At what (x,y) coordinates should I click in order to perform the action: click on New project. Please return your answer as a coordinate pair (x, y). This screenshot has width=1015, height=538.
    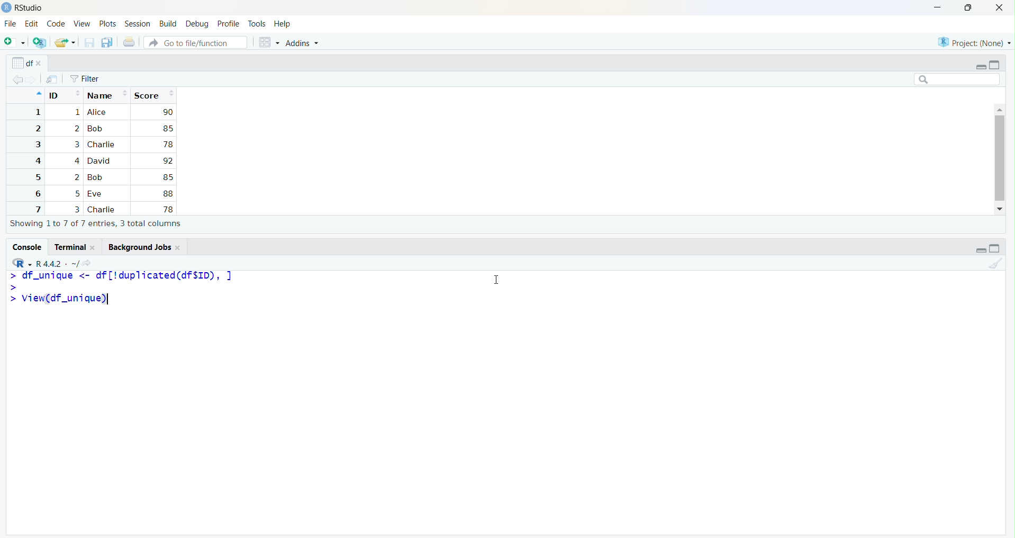
    Looking at the image, I should click on (40, 43).